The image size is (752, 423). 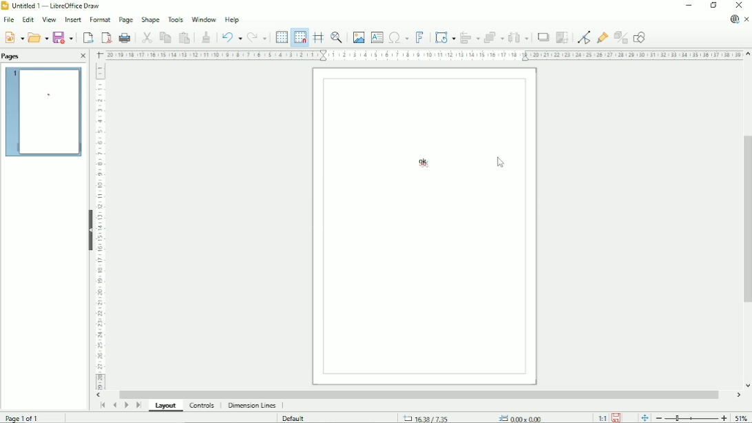 What do you see at coordinates (564, 37) in the screenshot?
I see `Crop image` at bounding box center [564, 37].